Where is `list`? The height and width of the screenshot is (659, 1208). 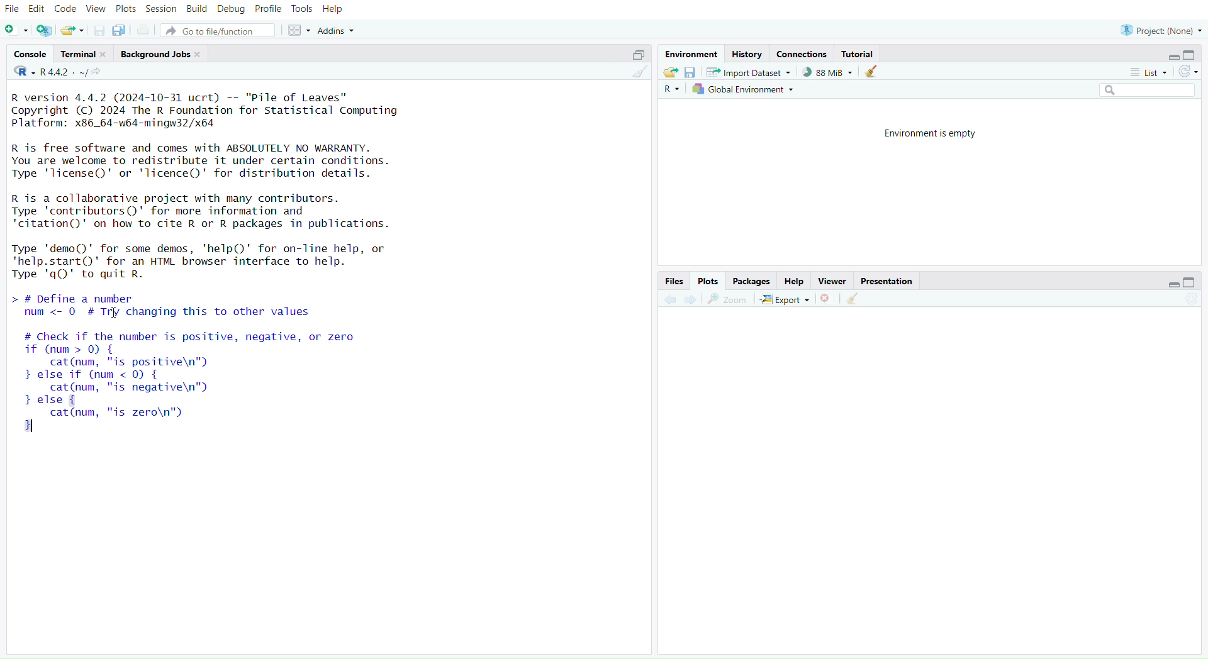
list is located at coordinates (1147, 72).